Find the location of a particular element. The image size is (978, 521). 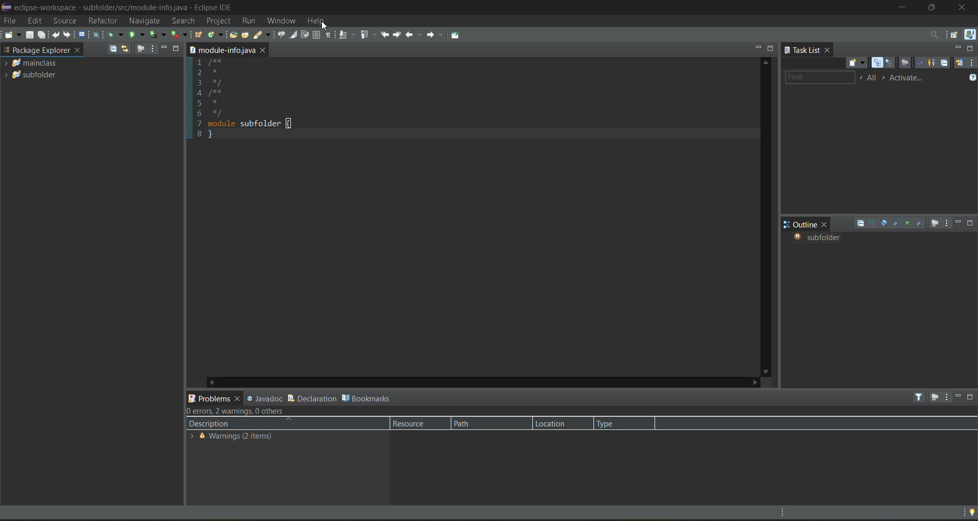

navigate is located at coordinates (143, 20).